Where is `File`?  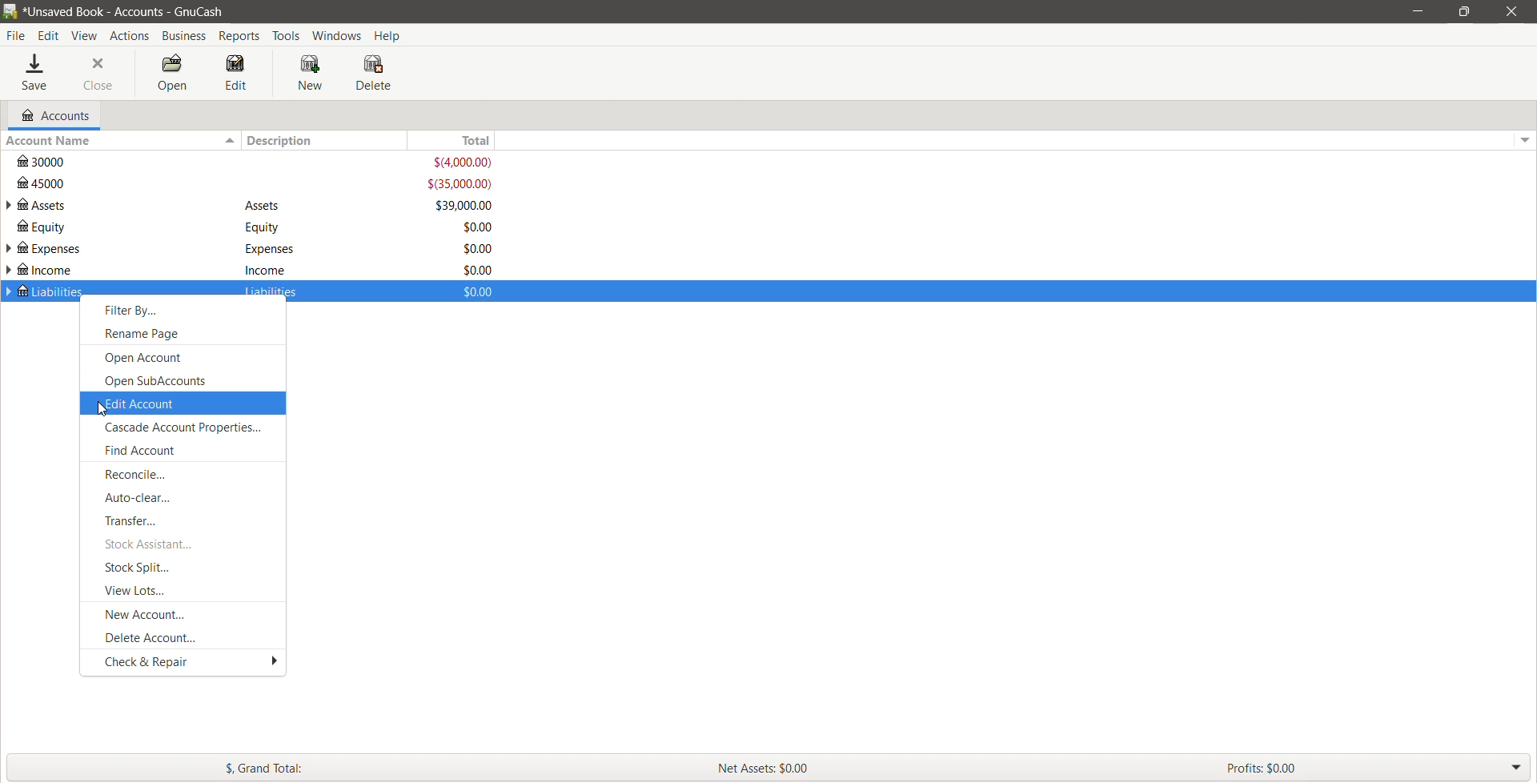
File is located at coordinates (16, 36).